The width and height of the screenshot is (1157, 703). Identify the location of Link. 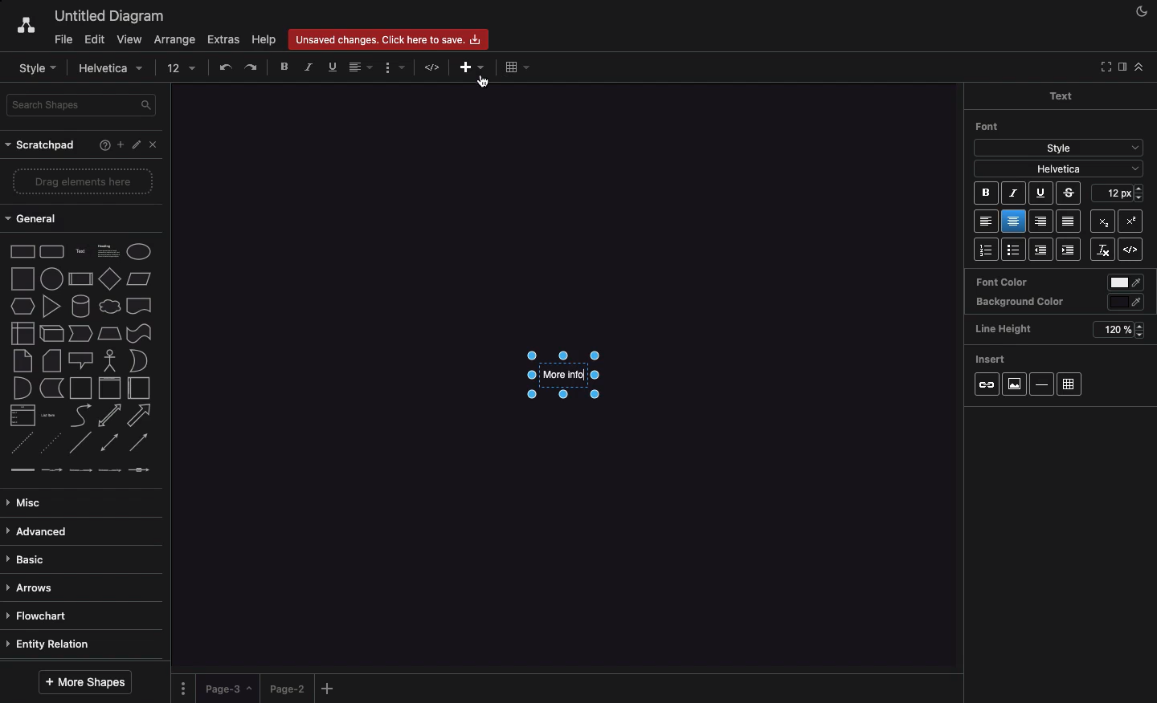
(987, 385).